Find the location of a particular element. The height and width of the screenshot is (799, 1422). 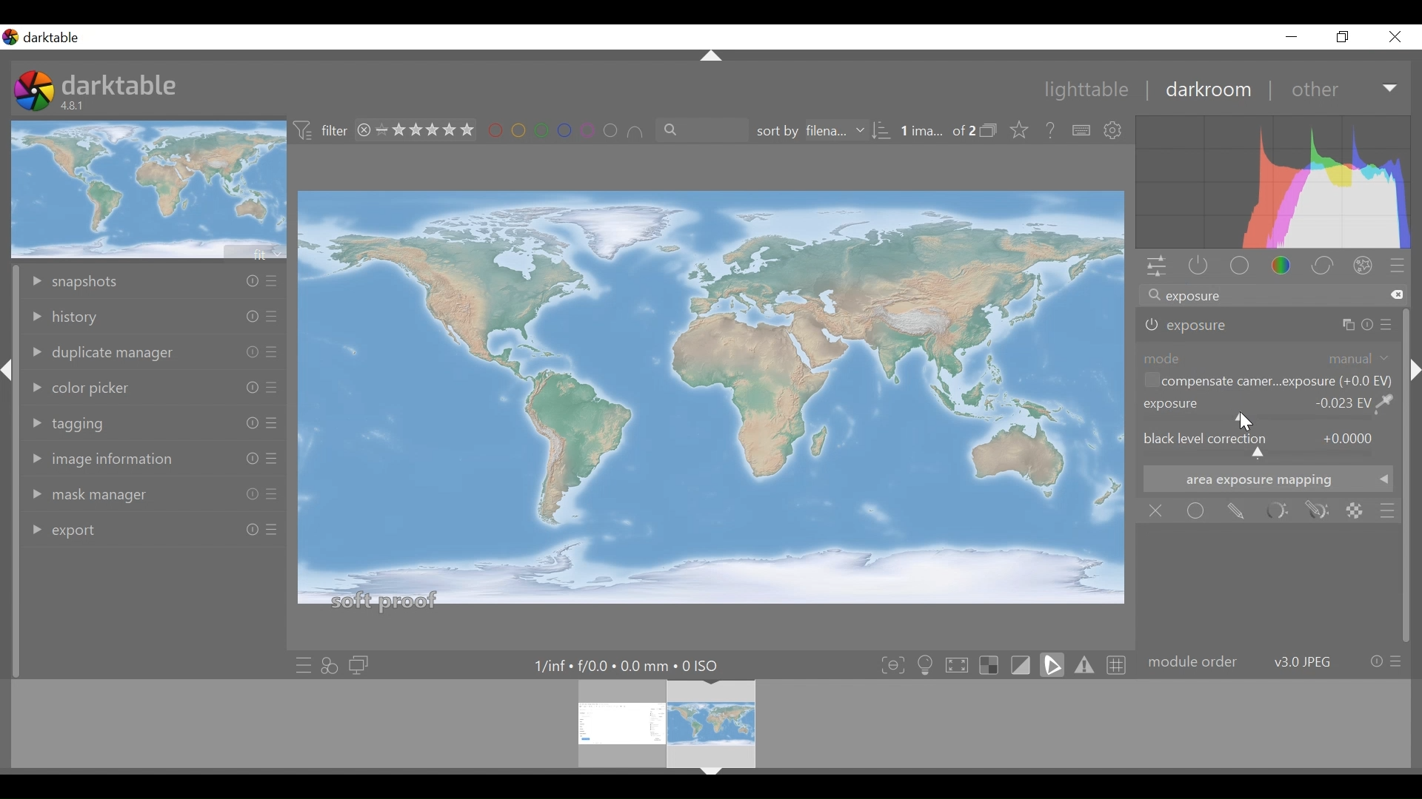

automatically remove the camera bias is located at coordinates (1266, 382).